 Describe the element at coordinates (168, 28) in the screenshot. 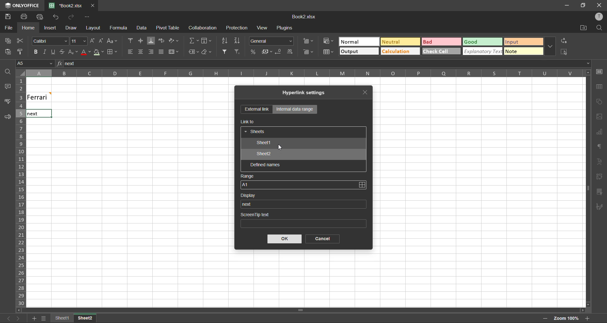

I see `pivot table` at that location.